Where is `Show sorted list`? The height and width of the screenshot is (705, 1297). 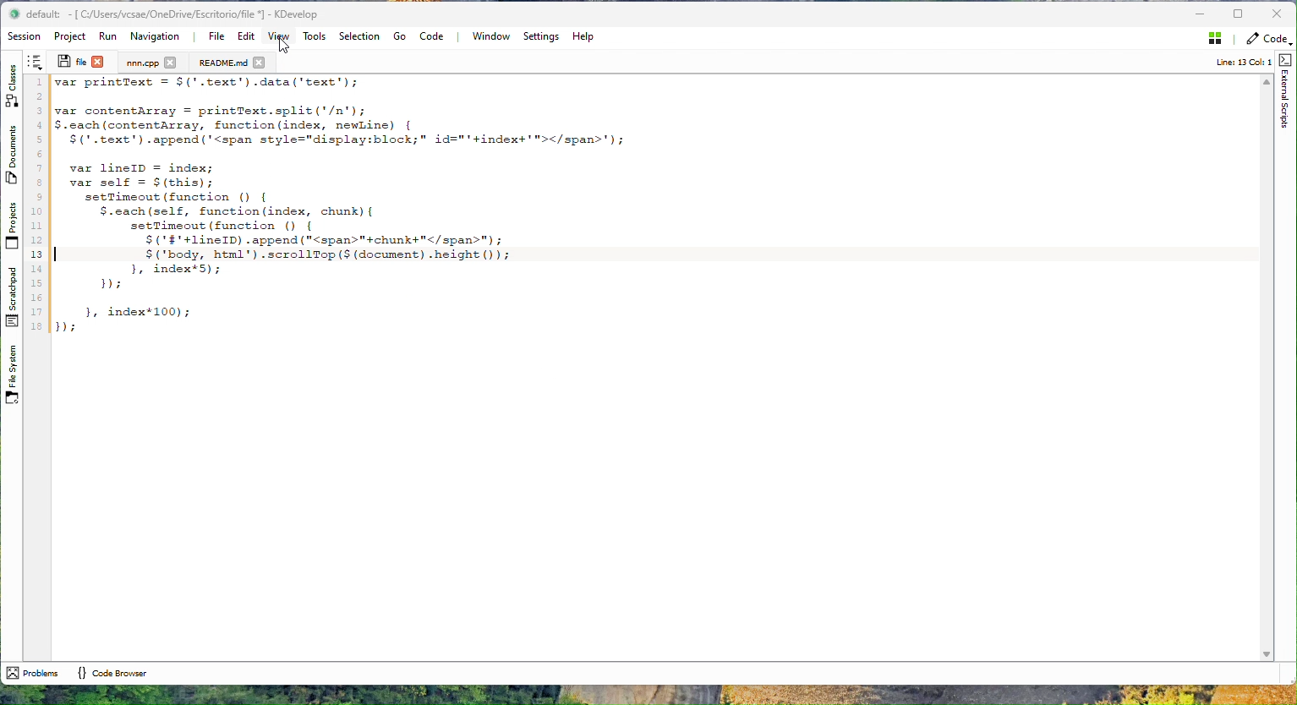
Show sorted list is located at coordinates (35, 62).